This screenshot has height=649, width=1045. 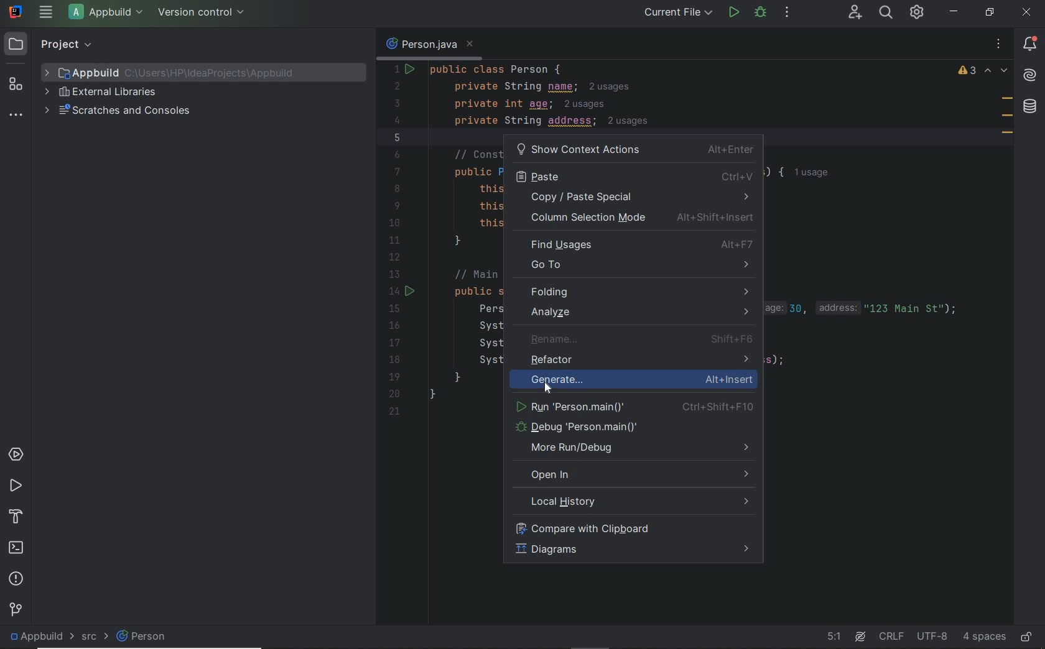 I want to click on recent files, tab actions, so click(x=998, y=44).